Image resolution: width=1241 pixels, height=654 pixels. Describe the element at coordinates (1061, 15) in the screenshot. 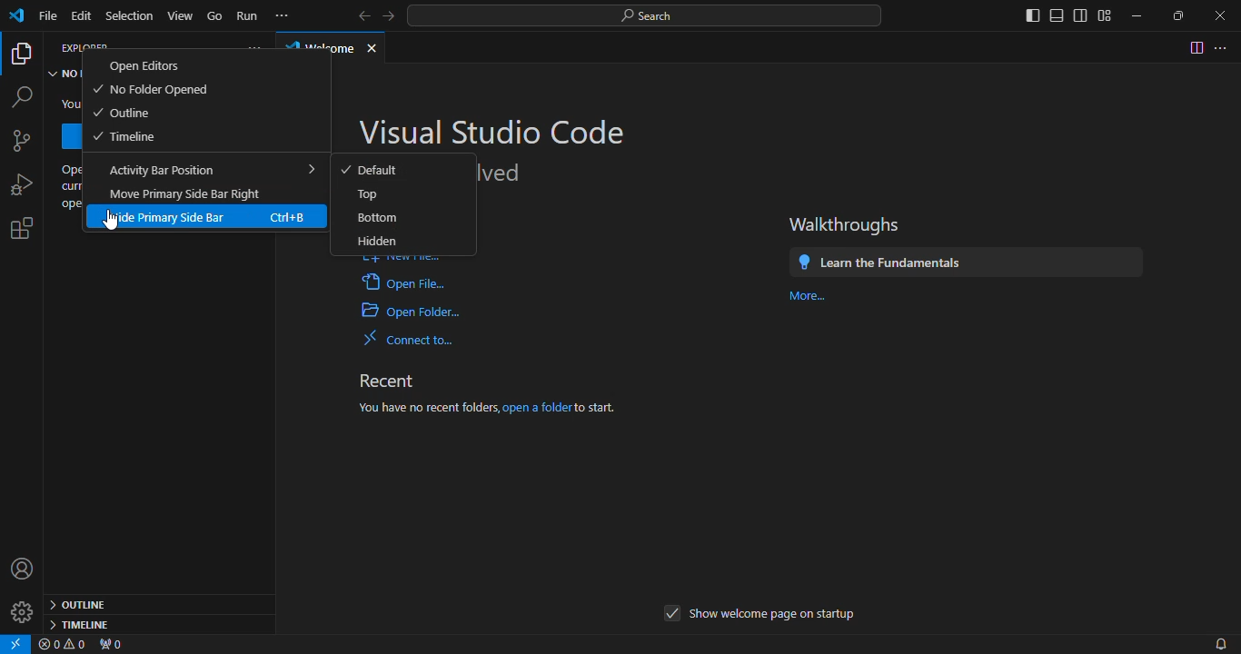

I see `move to sides` at that location.